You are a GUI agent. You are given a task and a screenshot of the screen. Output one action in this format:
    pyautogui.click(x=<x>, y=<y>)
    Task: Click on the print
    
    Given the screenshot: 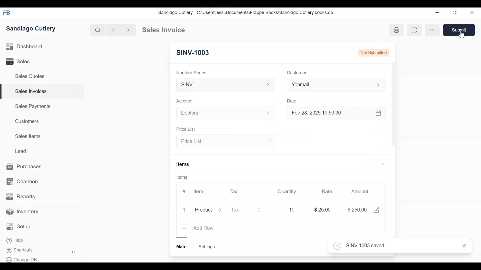 What is the action you would take?
    pyautogui.click(x=398, y=30)
    